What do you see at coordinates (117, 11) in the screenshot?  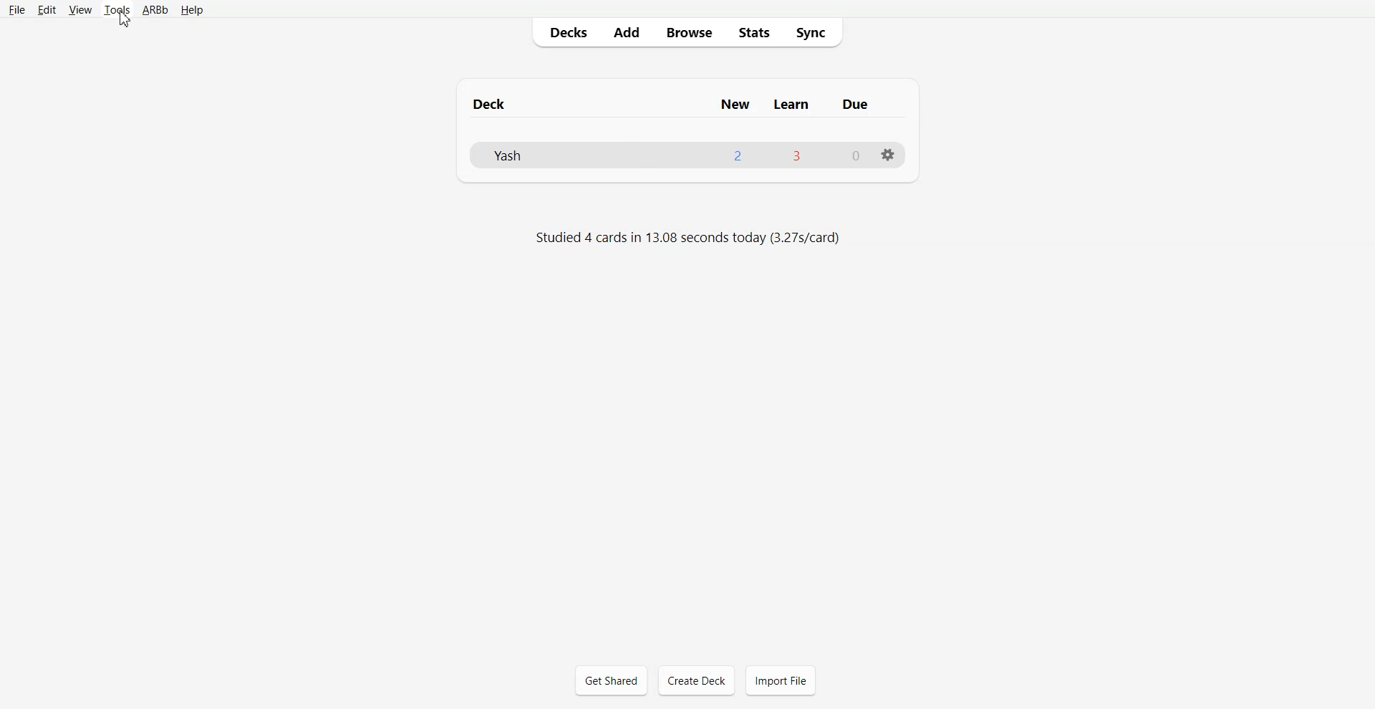 I see `Tools` at bounding box center [117, 11].